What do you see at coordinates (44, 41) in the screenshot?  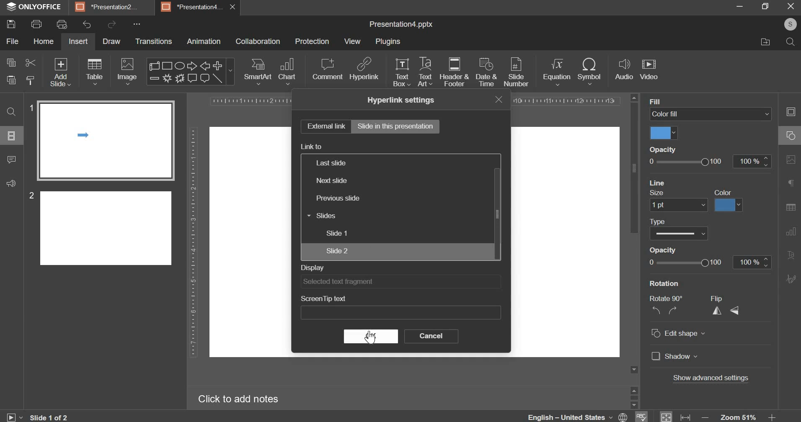 I see `home` at bounding box center [44, 41].